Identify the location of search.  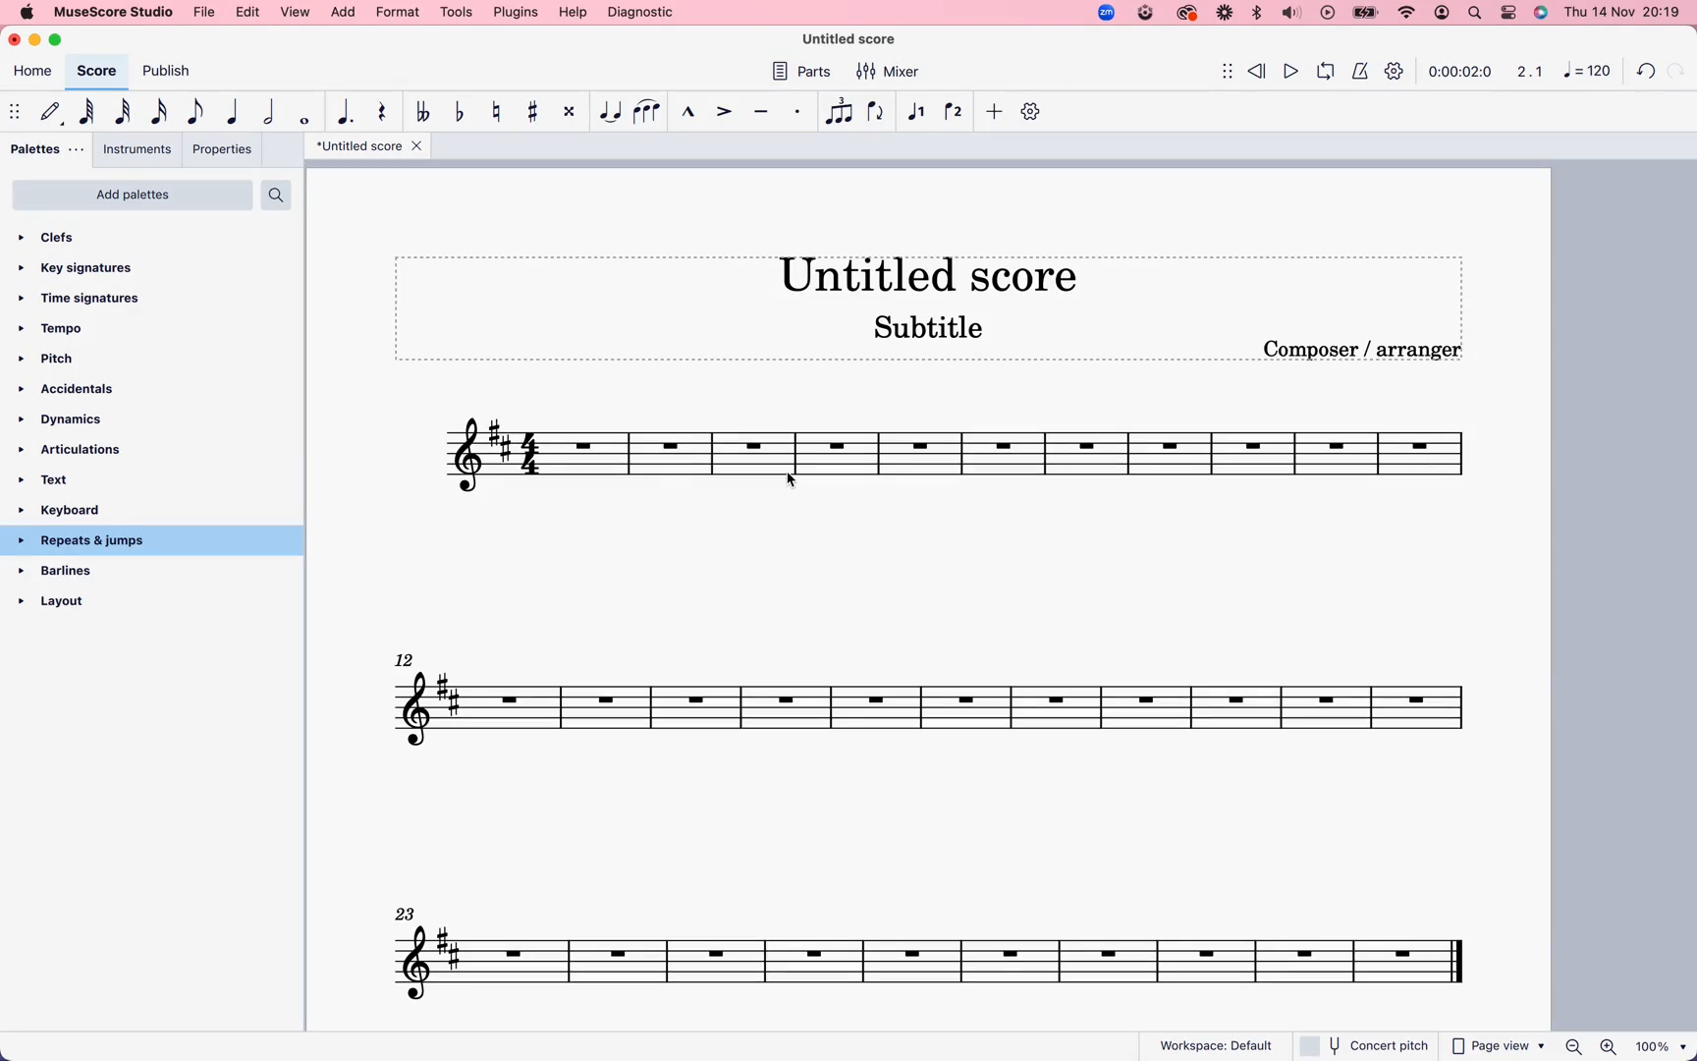
(1476, 13).